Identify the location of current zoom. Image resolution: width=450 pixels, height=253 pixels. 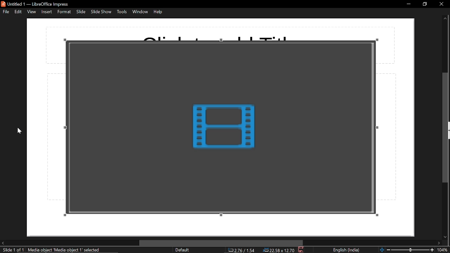
(444, 250).